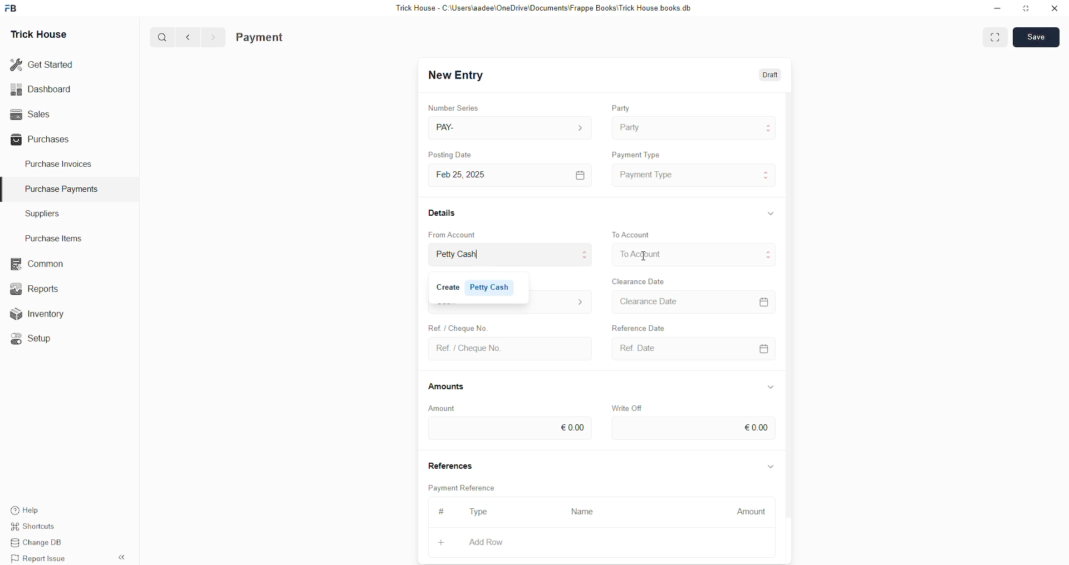 This screenshot has width=1069, height=565. What do you see at coordinates (13, 7) in the screenshot?
I see `FB` at bounding box center [13, 7].